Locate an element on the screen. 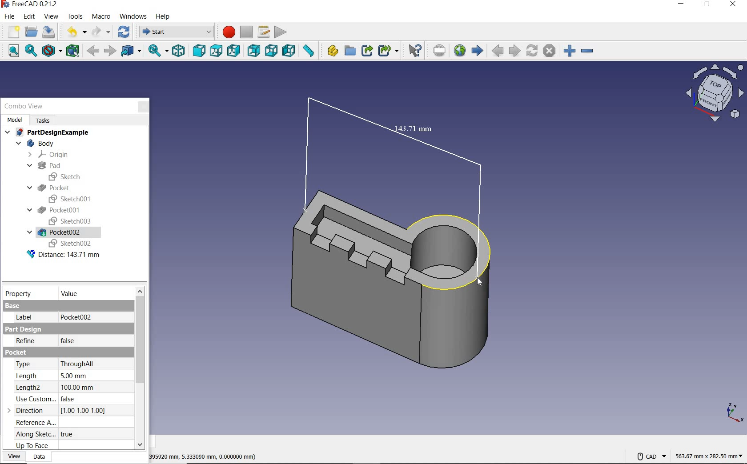  BODY is located at coordinates (34, 144).